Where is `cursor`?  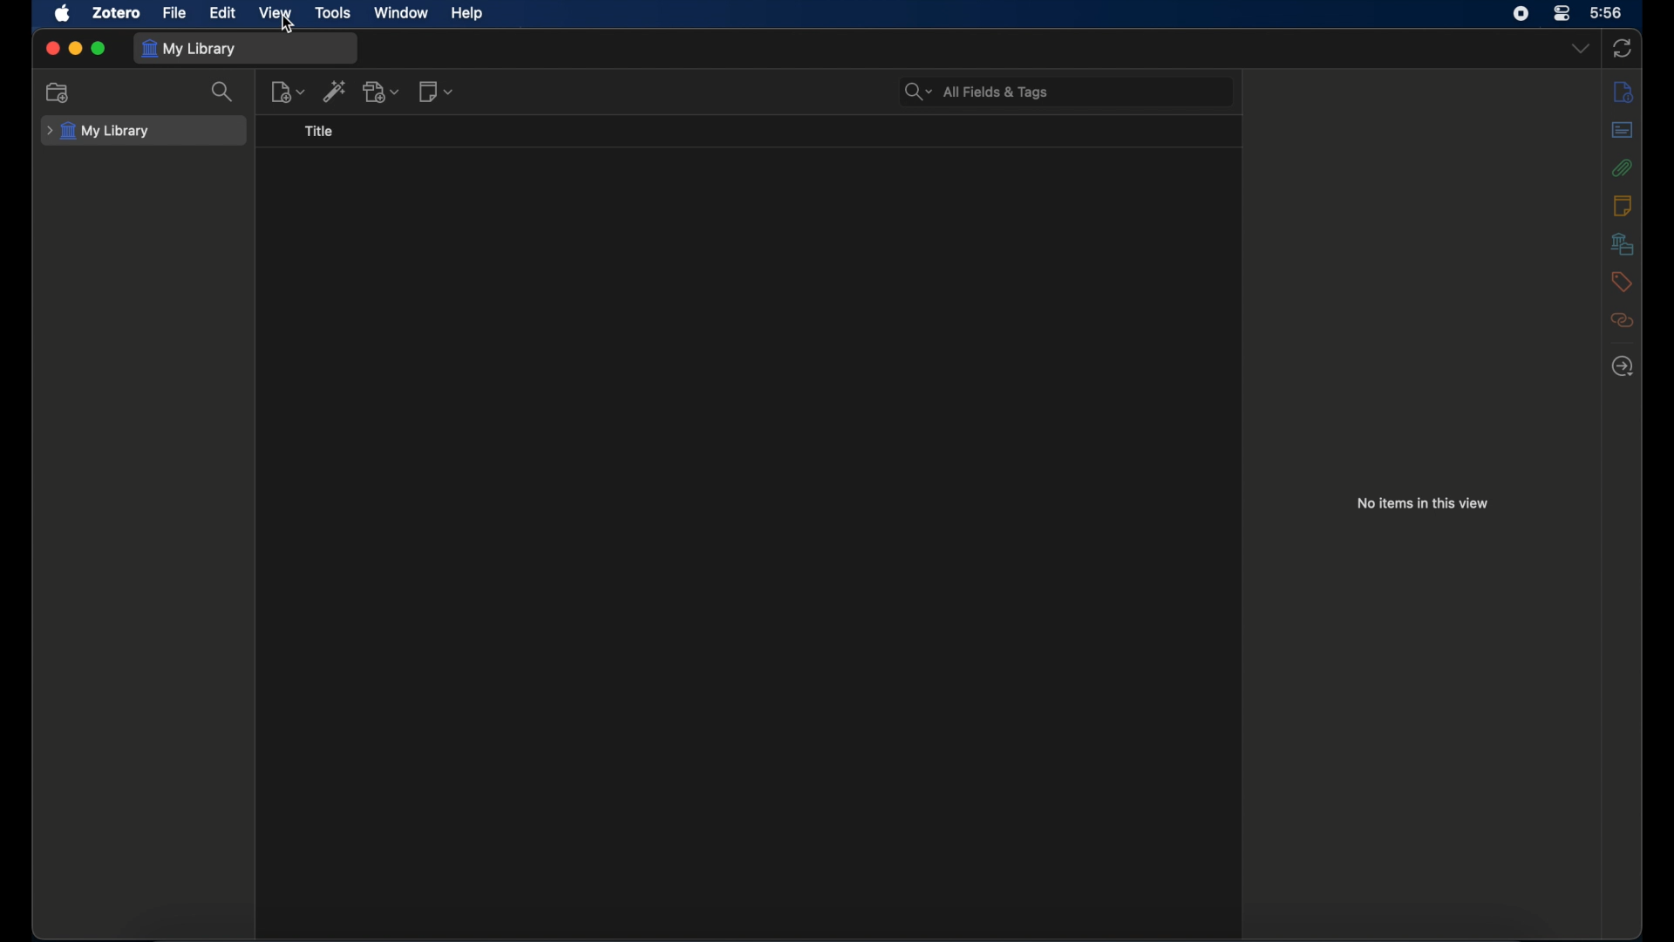 cursor is located at coordinates (289, 25).